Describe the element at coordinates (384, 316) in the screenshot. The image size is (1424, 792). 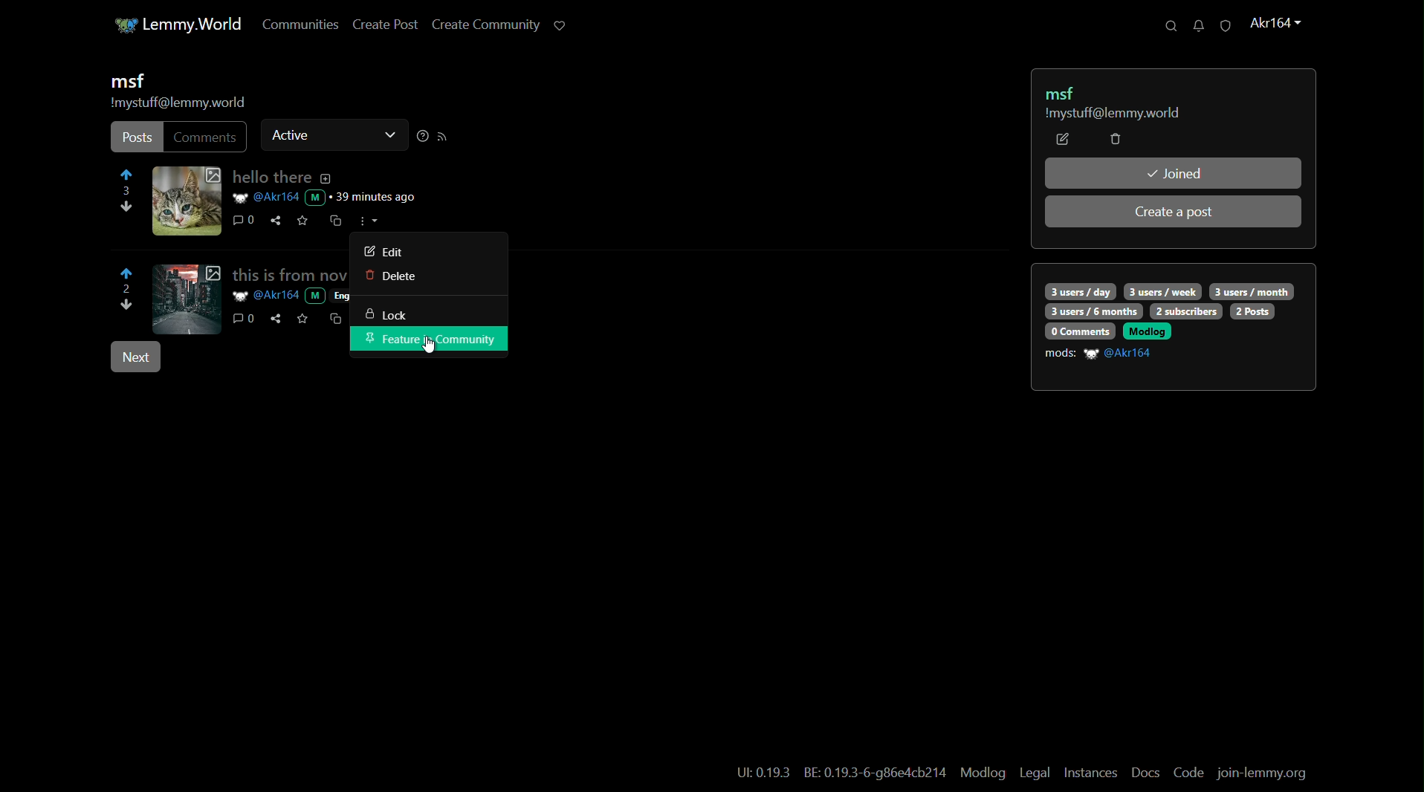
I see `lock` at that location.